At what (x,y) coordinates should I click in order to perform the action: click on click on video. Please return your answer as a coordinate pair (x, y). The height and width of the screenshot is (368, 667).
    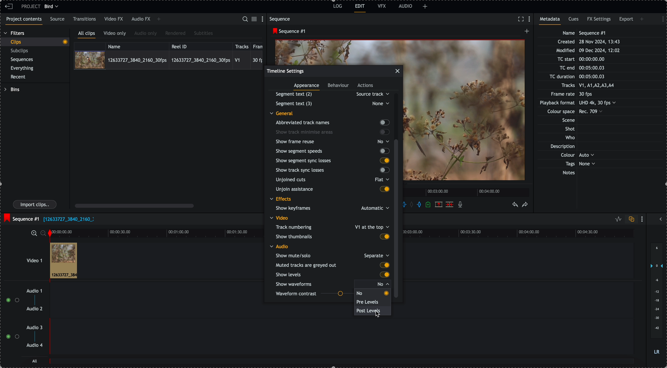
    Looking at the image, I should click on (168, 60).